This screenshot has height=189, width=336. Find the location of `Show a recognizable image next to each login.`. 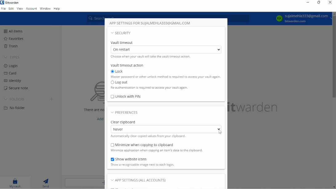

Show a recognizable image next to each login. is located at coordinates (143, 165).